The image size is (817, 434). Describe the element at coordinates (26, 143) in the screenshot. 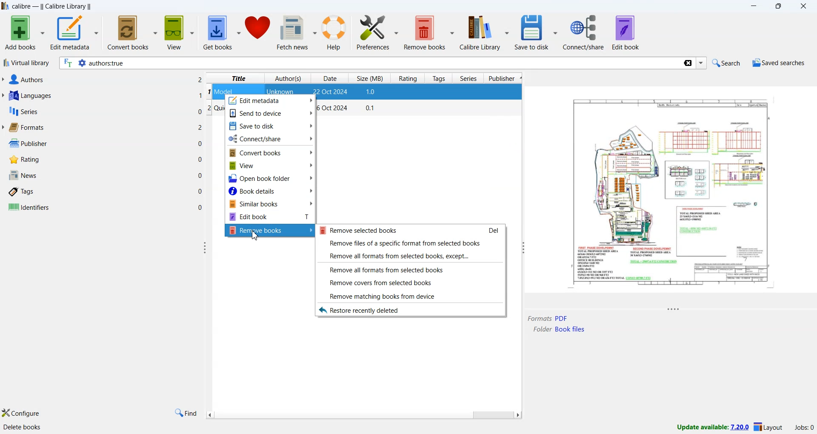

I see `publisher` at that location.